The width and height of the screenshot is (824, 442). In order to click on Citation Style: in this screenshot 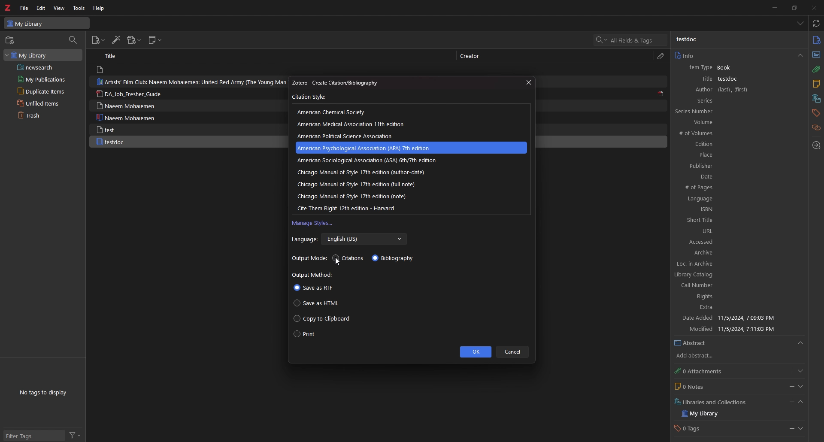, I will do `click(310, 97)`.